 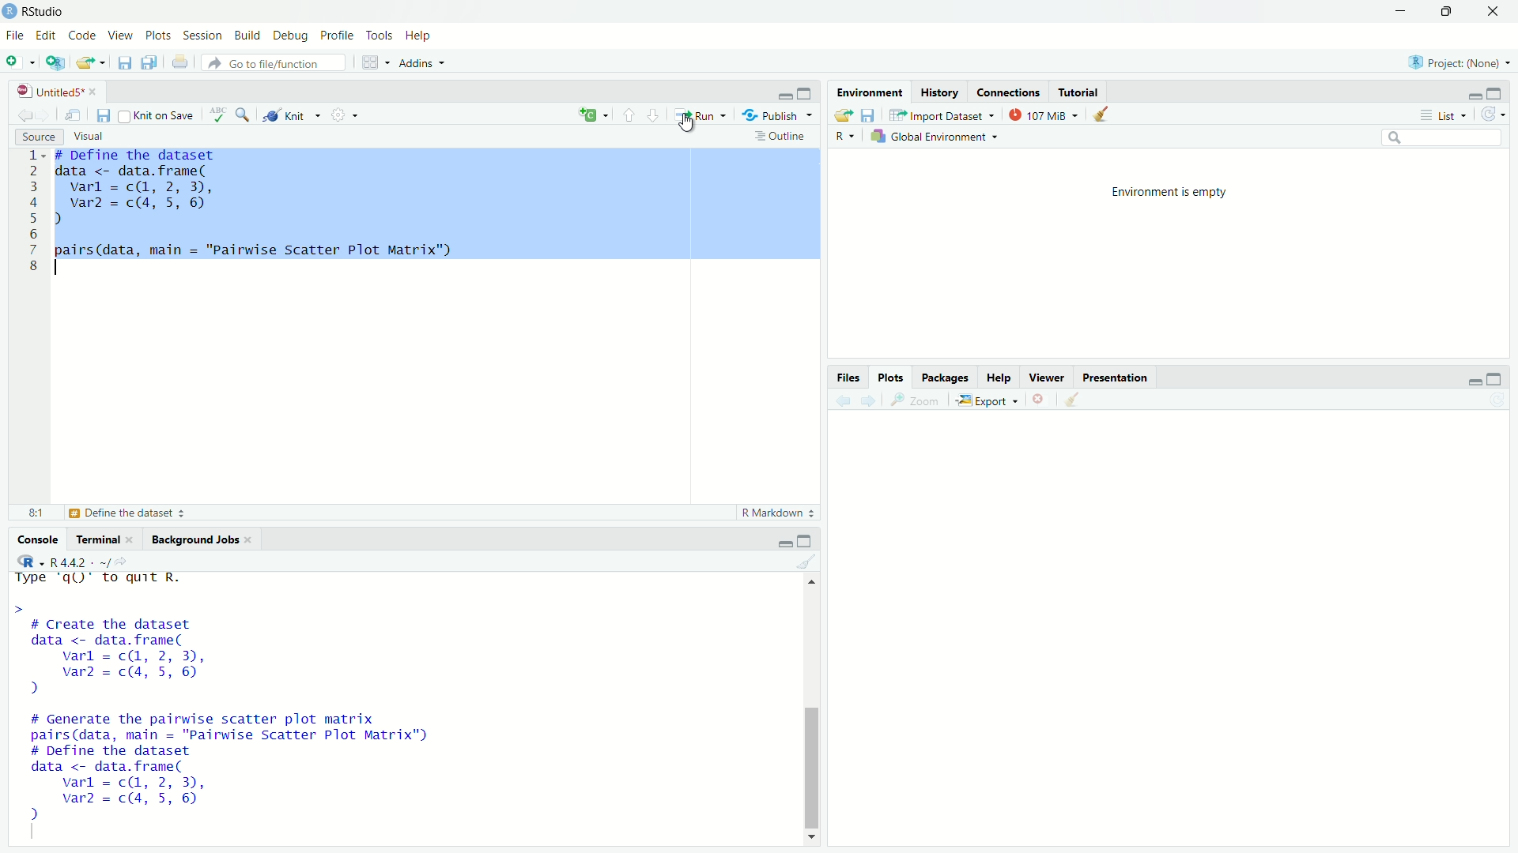 I want to click on Settings, so click(x=344, y=114).